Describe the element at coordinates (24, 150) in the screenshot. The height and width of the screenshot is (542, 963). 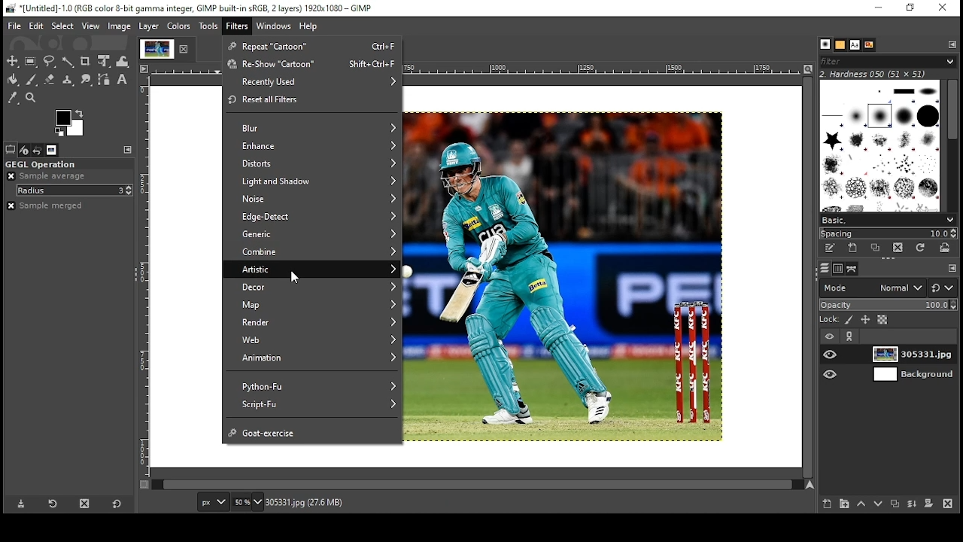
I see `device status` at that location.